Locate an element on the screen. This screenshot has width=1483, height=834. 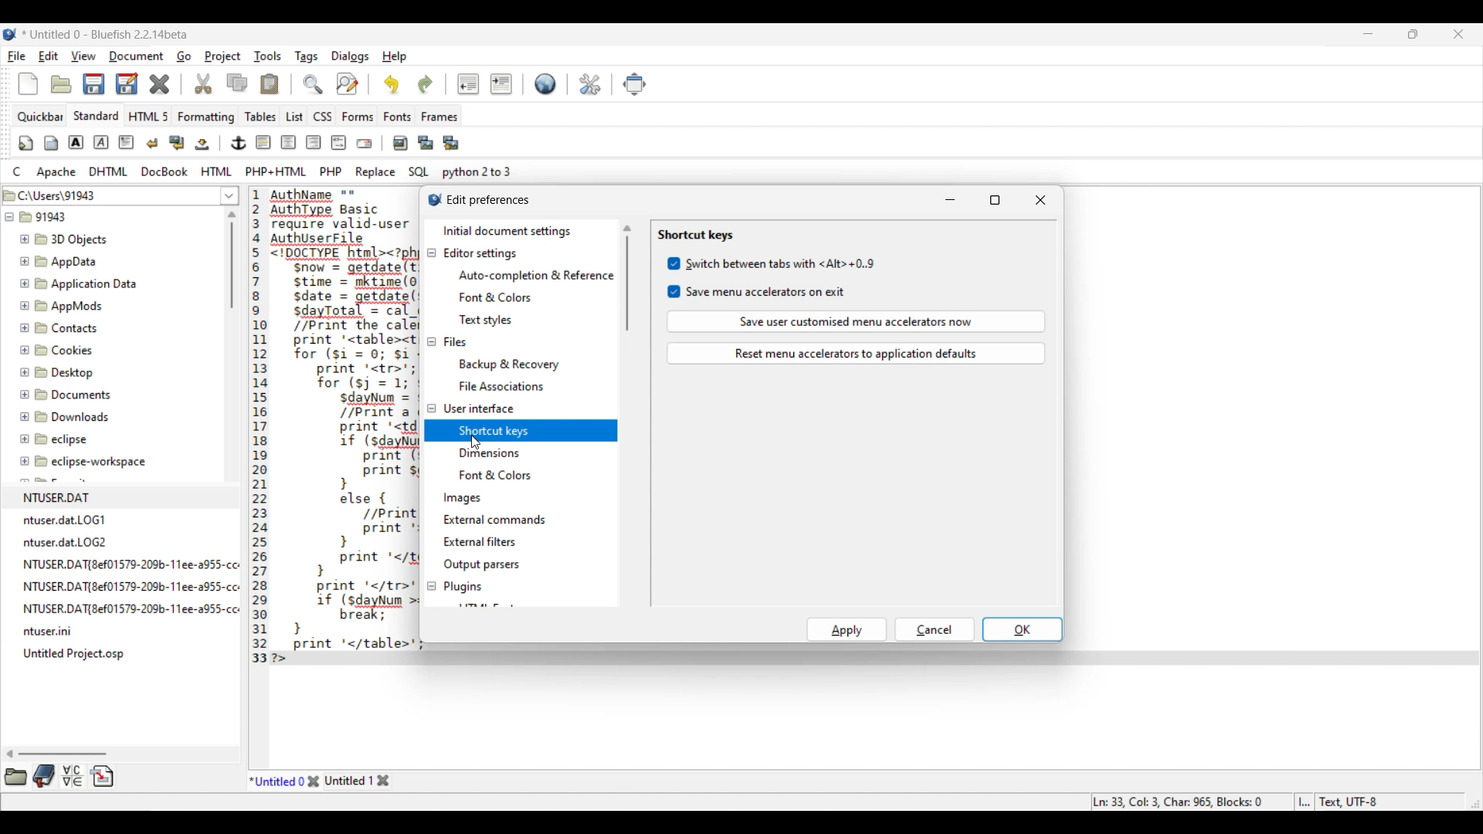
Collapse is located at coordinates (431, 419).